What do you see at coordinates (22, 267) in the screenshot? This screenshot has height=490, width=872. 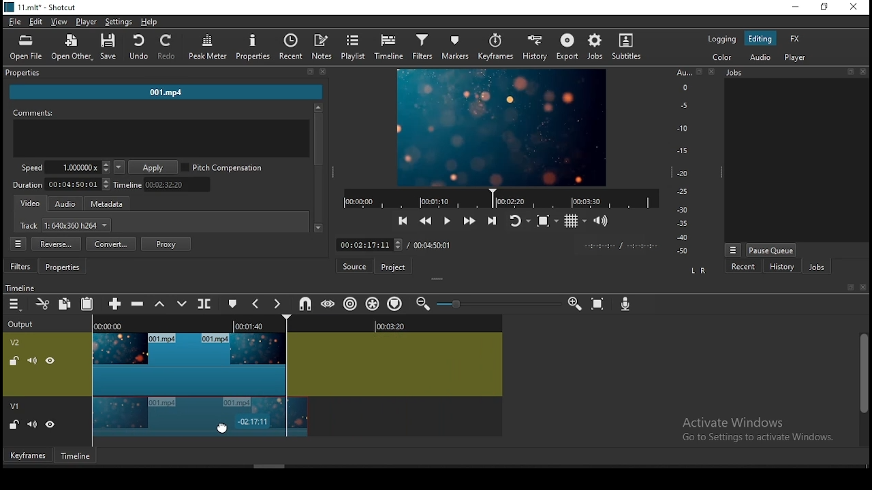 I see `filters` at bounding box center [22, 267].